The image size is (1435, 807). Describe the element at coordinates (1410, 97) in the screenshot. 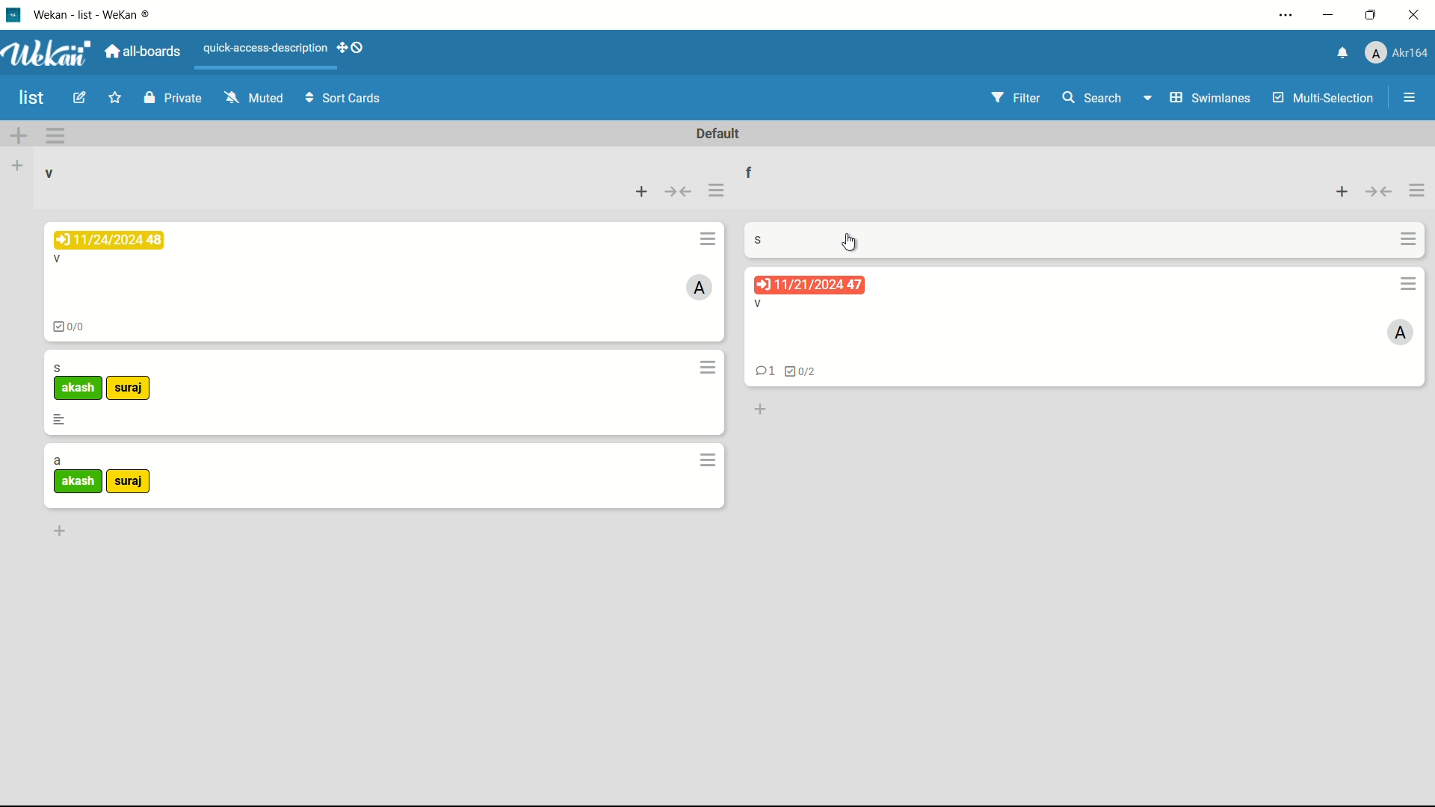

I see `show/hide sidebar` at that location.